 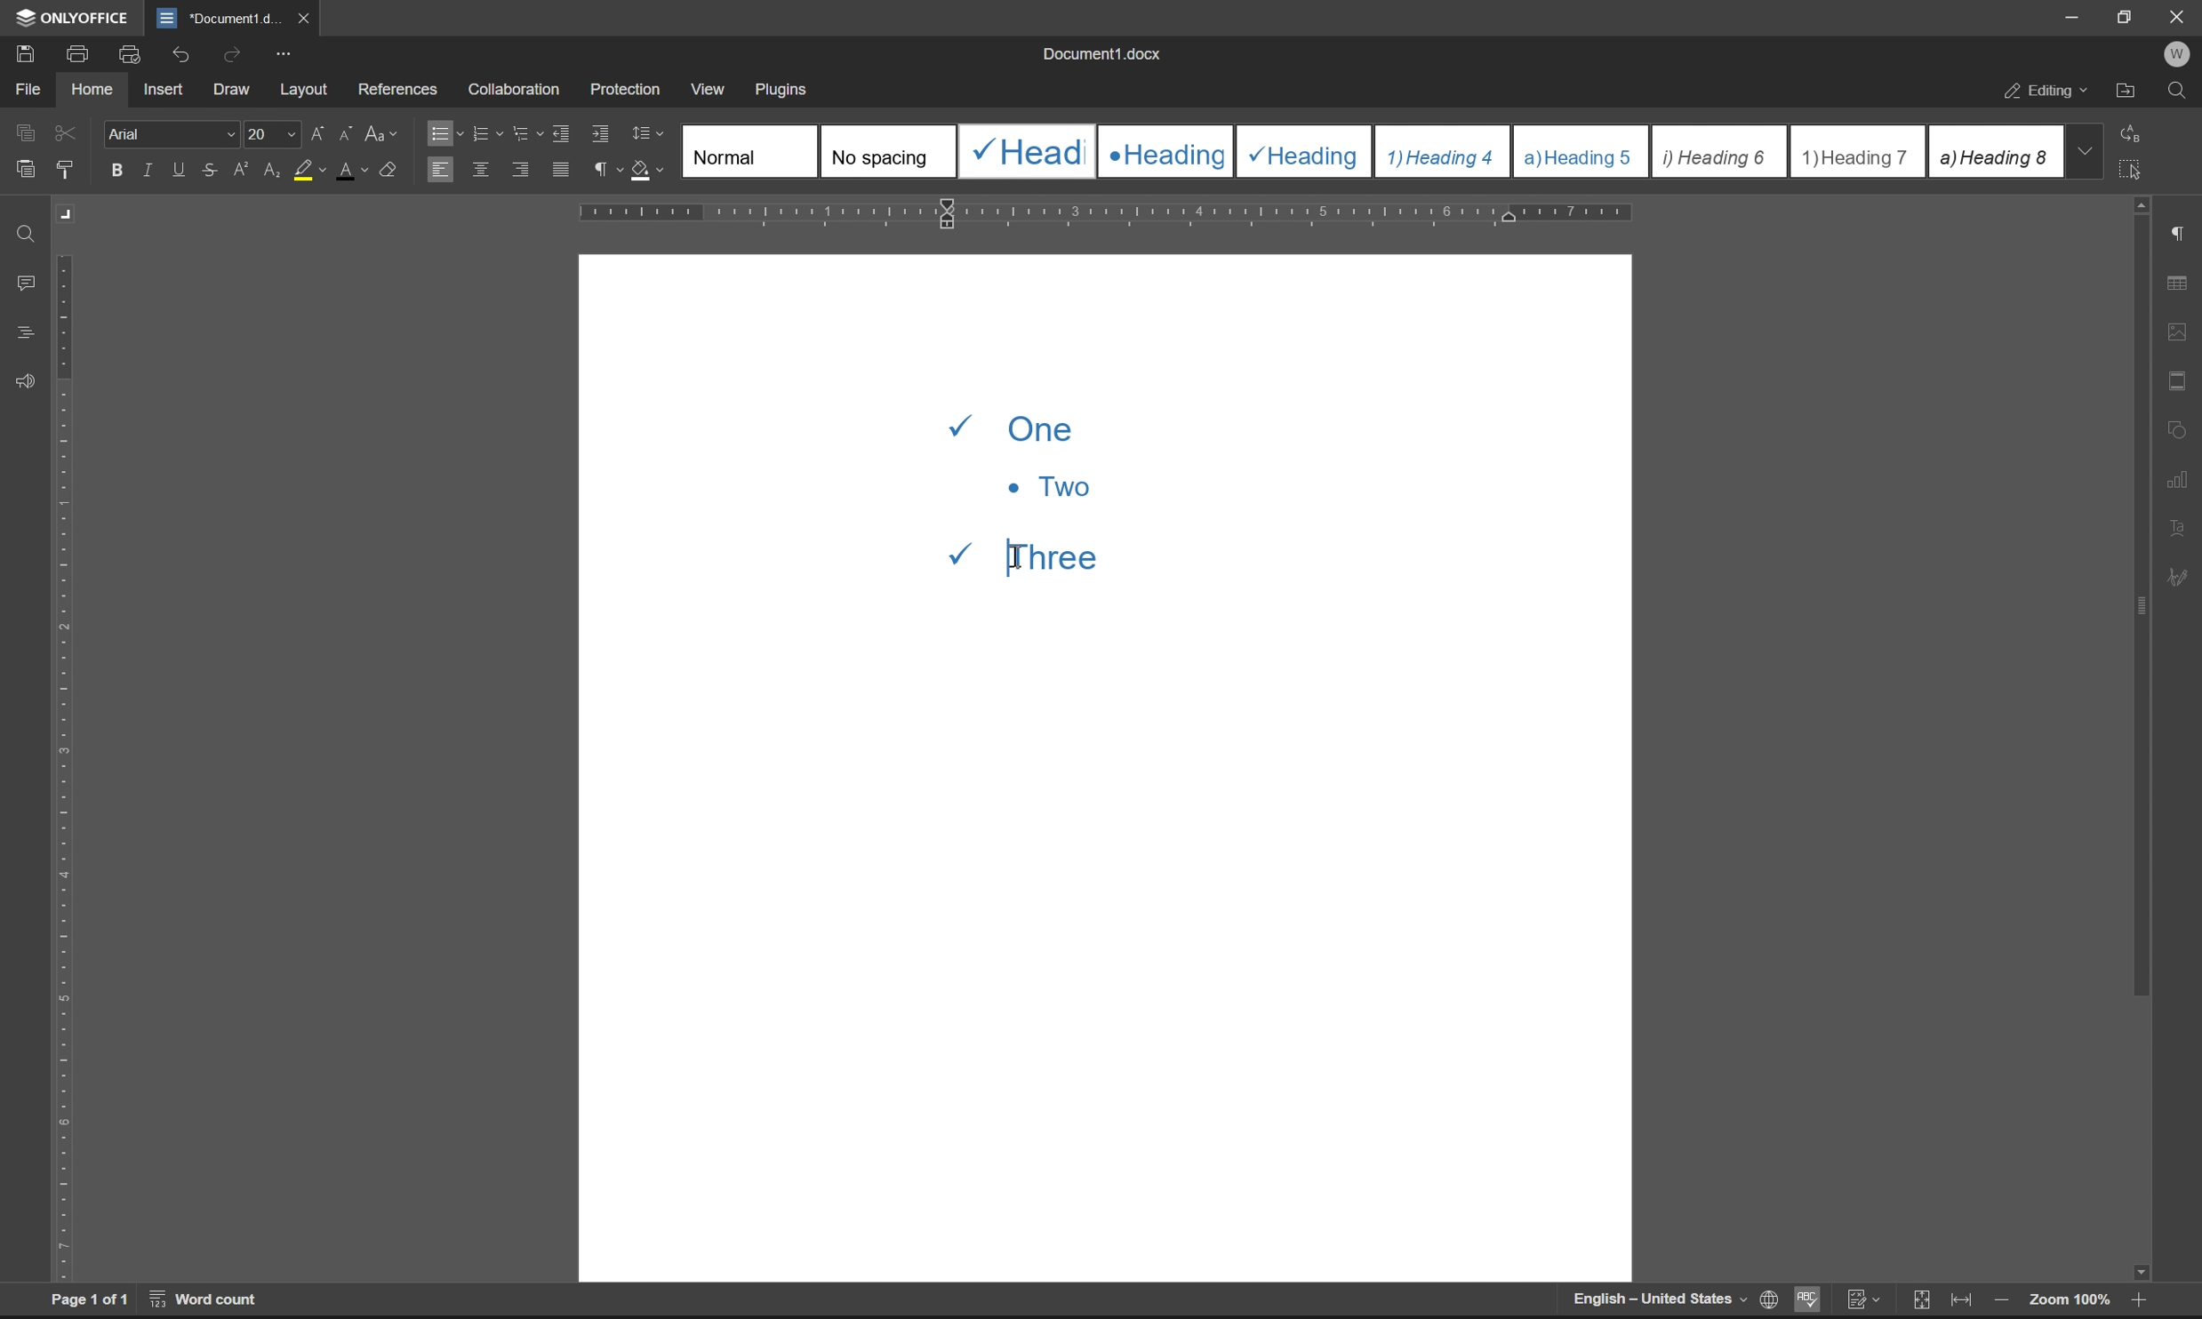 I want to click on italic, so click(x=150, y=169).